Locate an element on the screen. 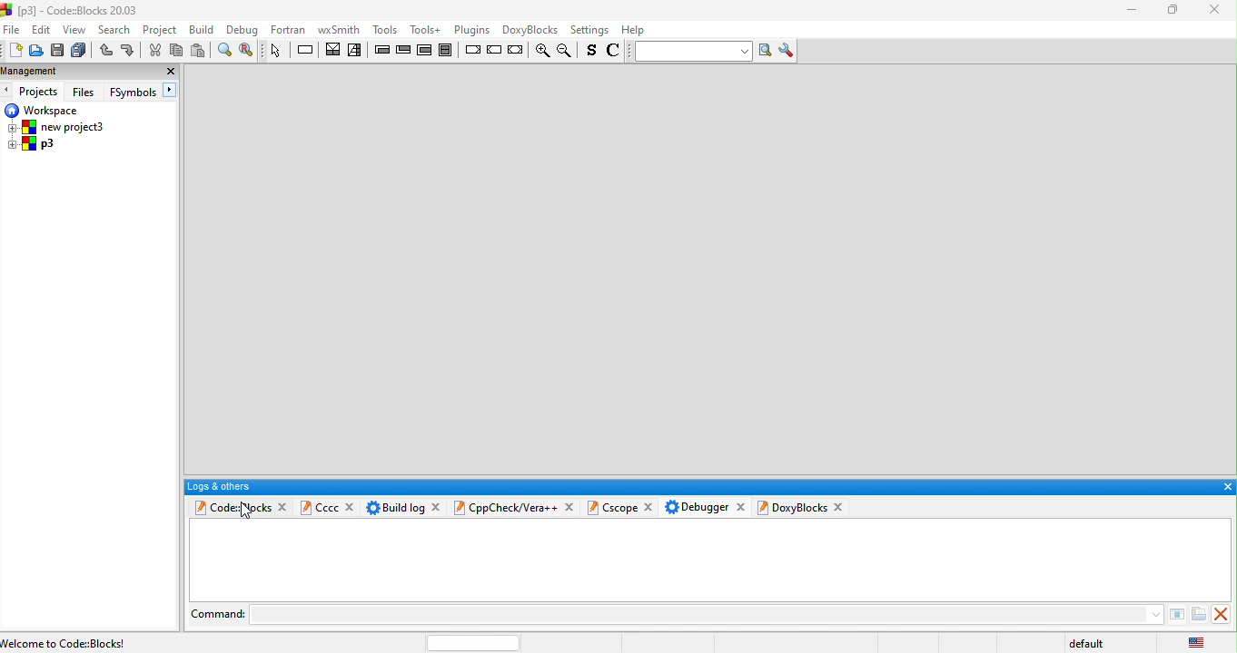  close is located at coordinates (351, 505).